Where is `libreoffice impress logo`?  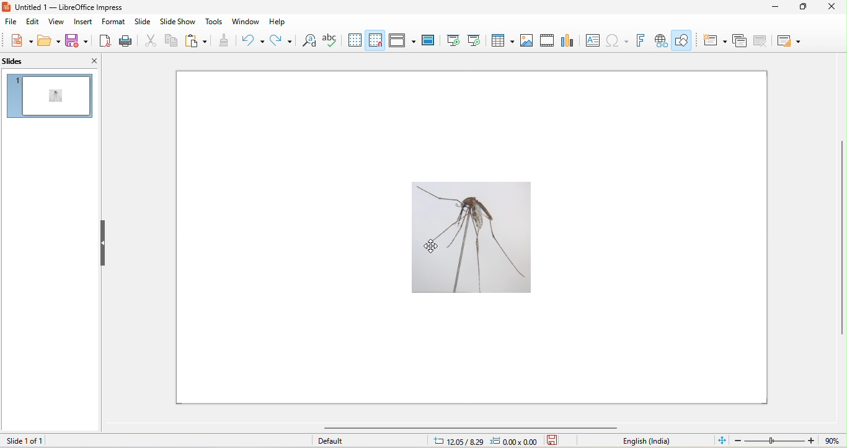
libreoffice impress logo is located at coordinates (6, 7).